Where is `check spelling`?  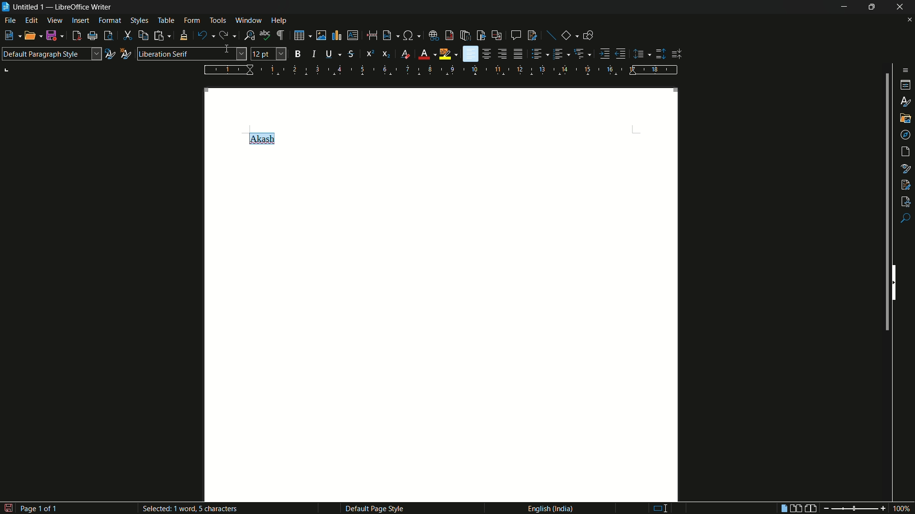
check spelling is located at coordinates (265, 35).